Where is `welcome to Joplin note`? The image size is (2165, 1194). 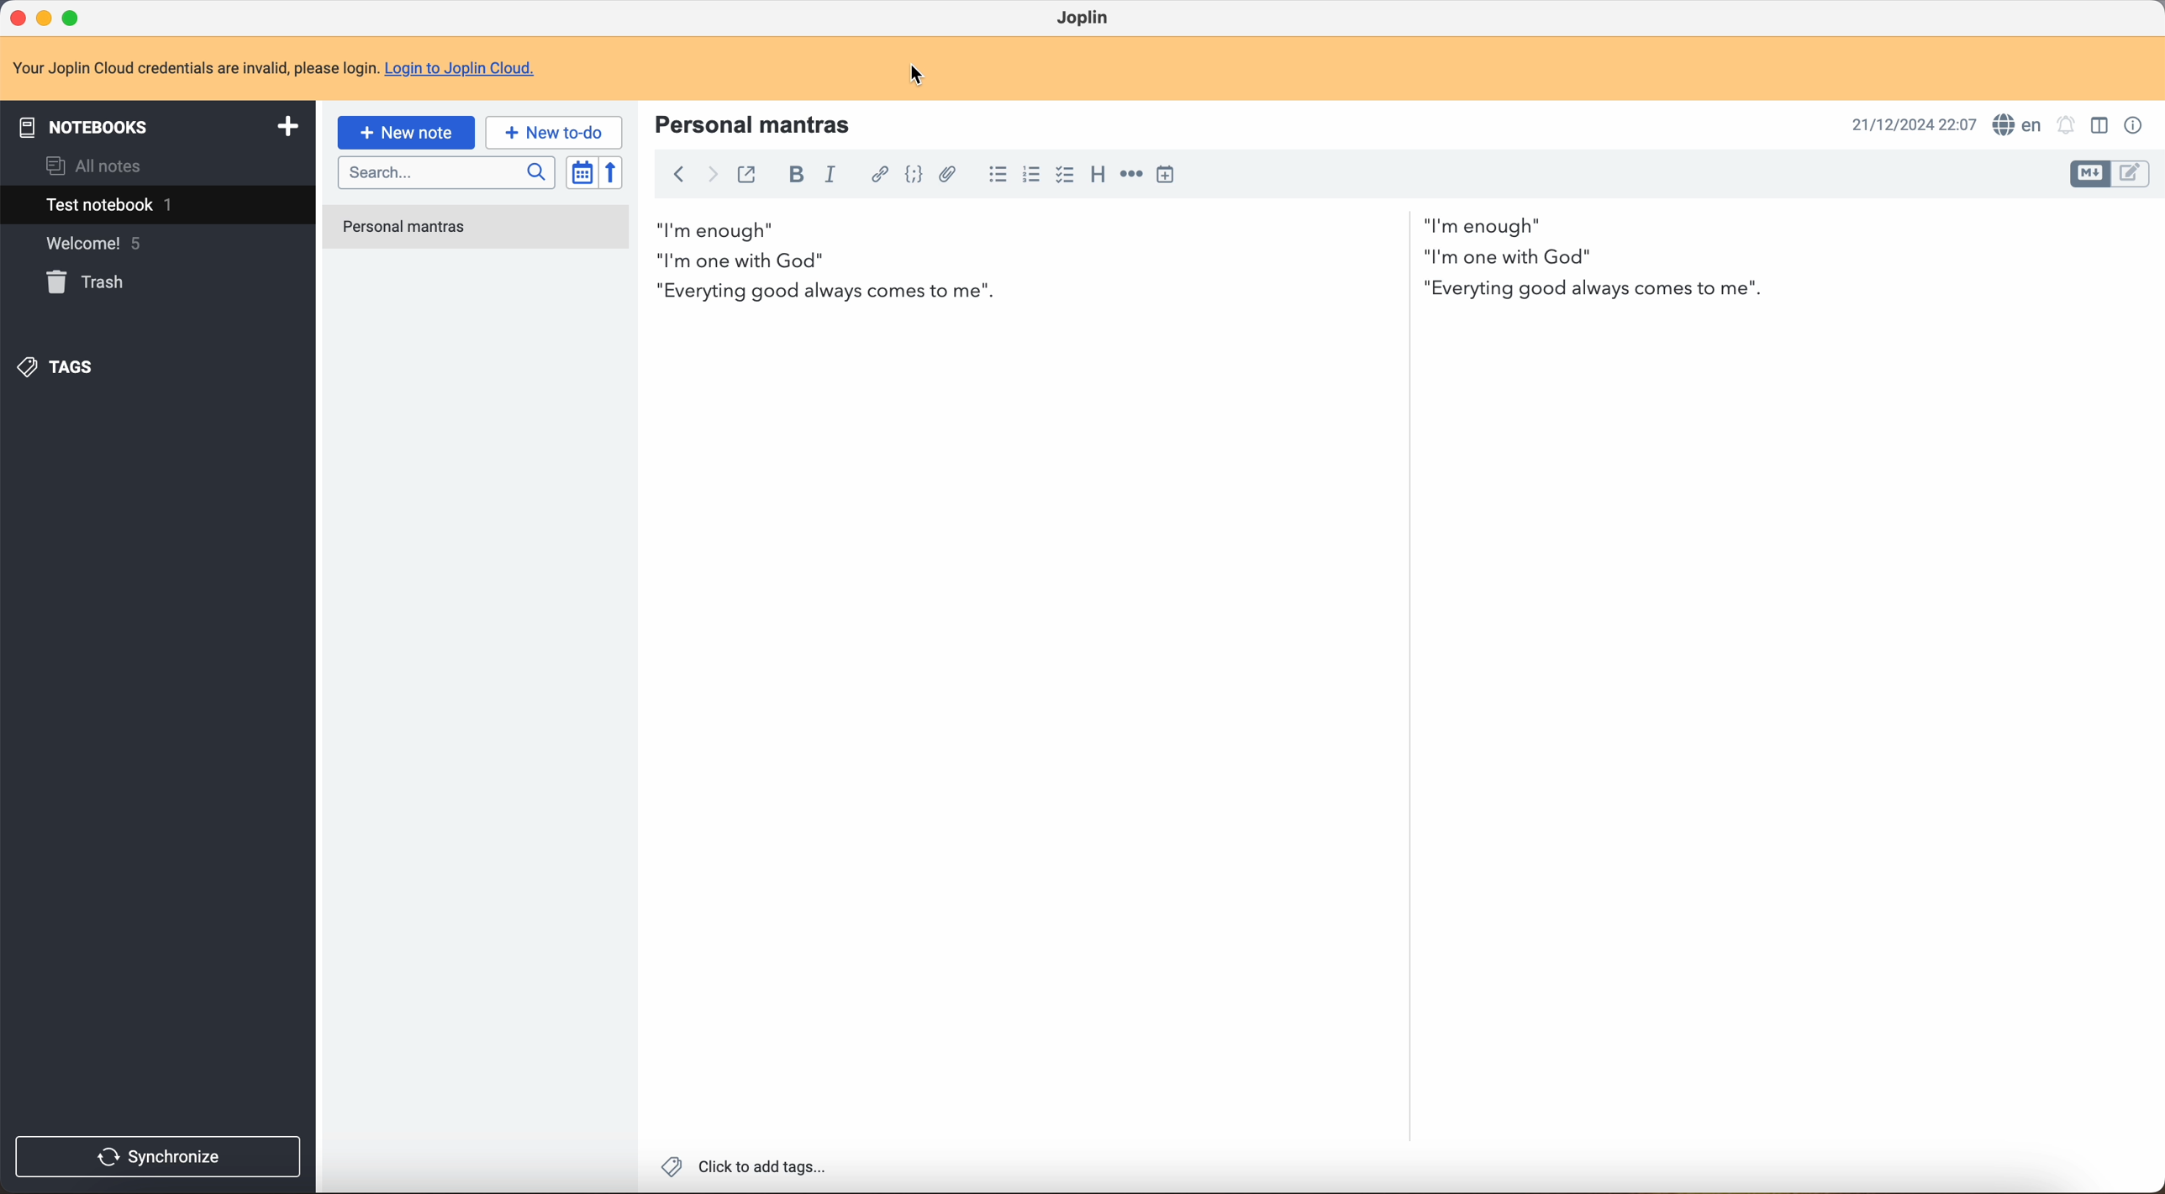
welcome to Joplin note is located at coordinates (442, 229).